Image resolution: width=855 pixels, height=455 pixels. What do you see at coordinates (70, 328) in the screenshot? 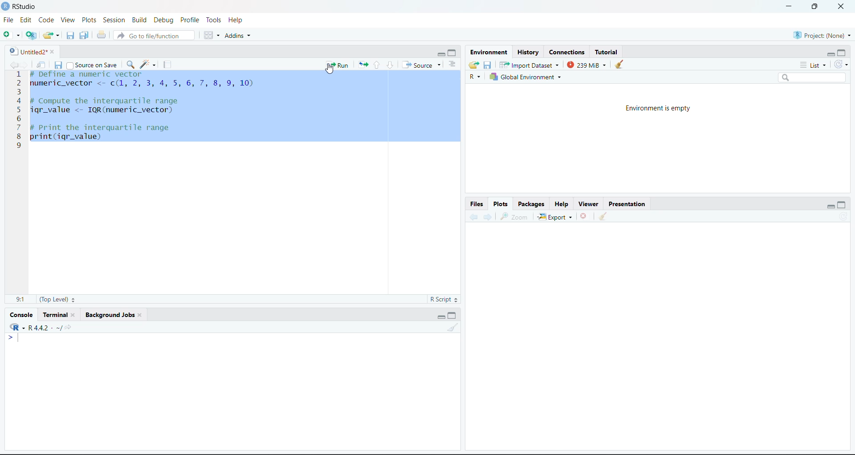
I see `View the current working directory` at bounding box center [70, 328].